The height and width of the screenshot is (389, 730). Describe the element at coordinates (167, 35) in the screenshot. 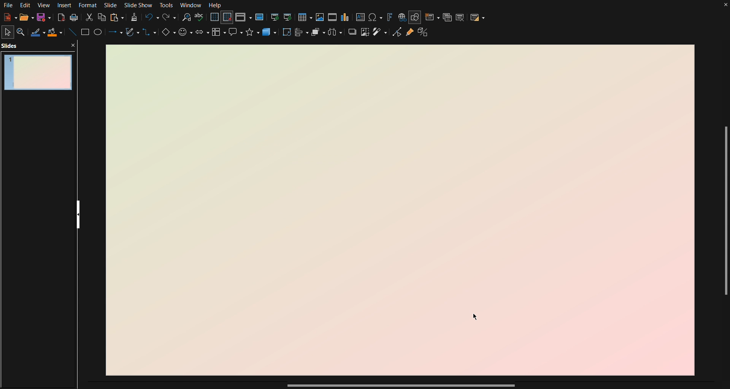

I see `Basic Shapes` at that location.